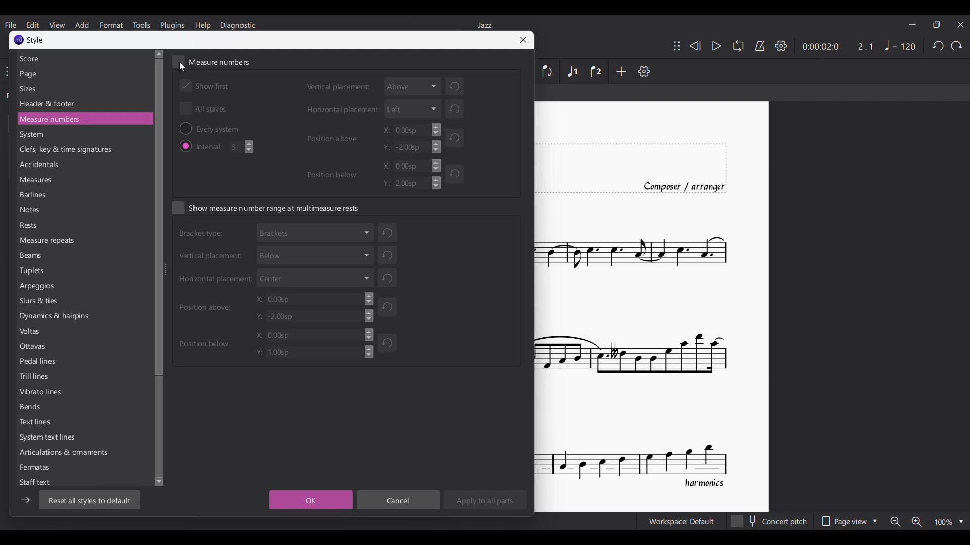 This screenshot has width=970, height=545. Describe the element at coordinates (82, 25) in the screenshot. I see `Add menu` at that location.